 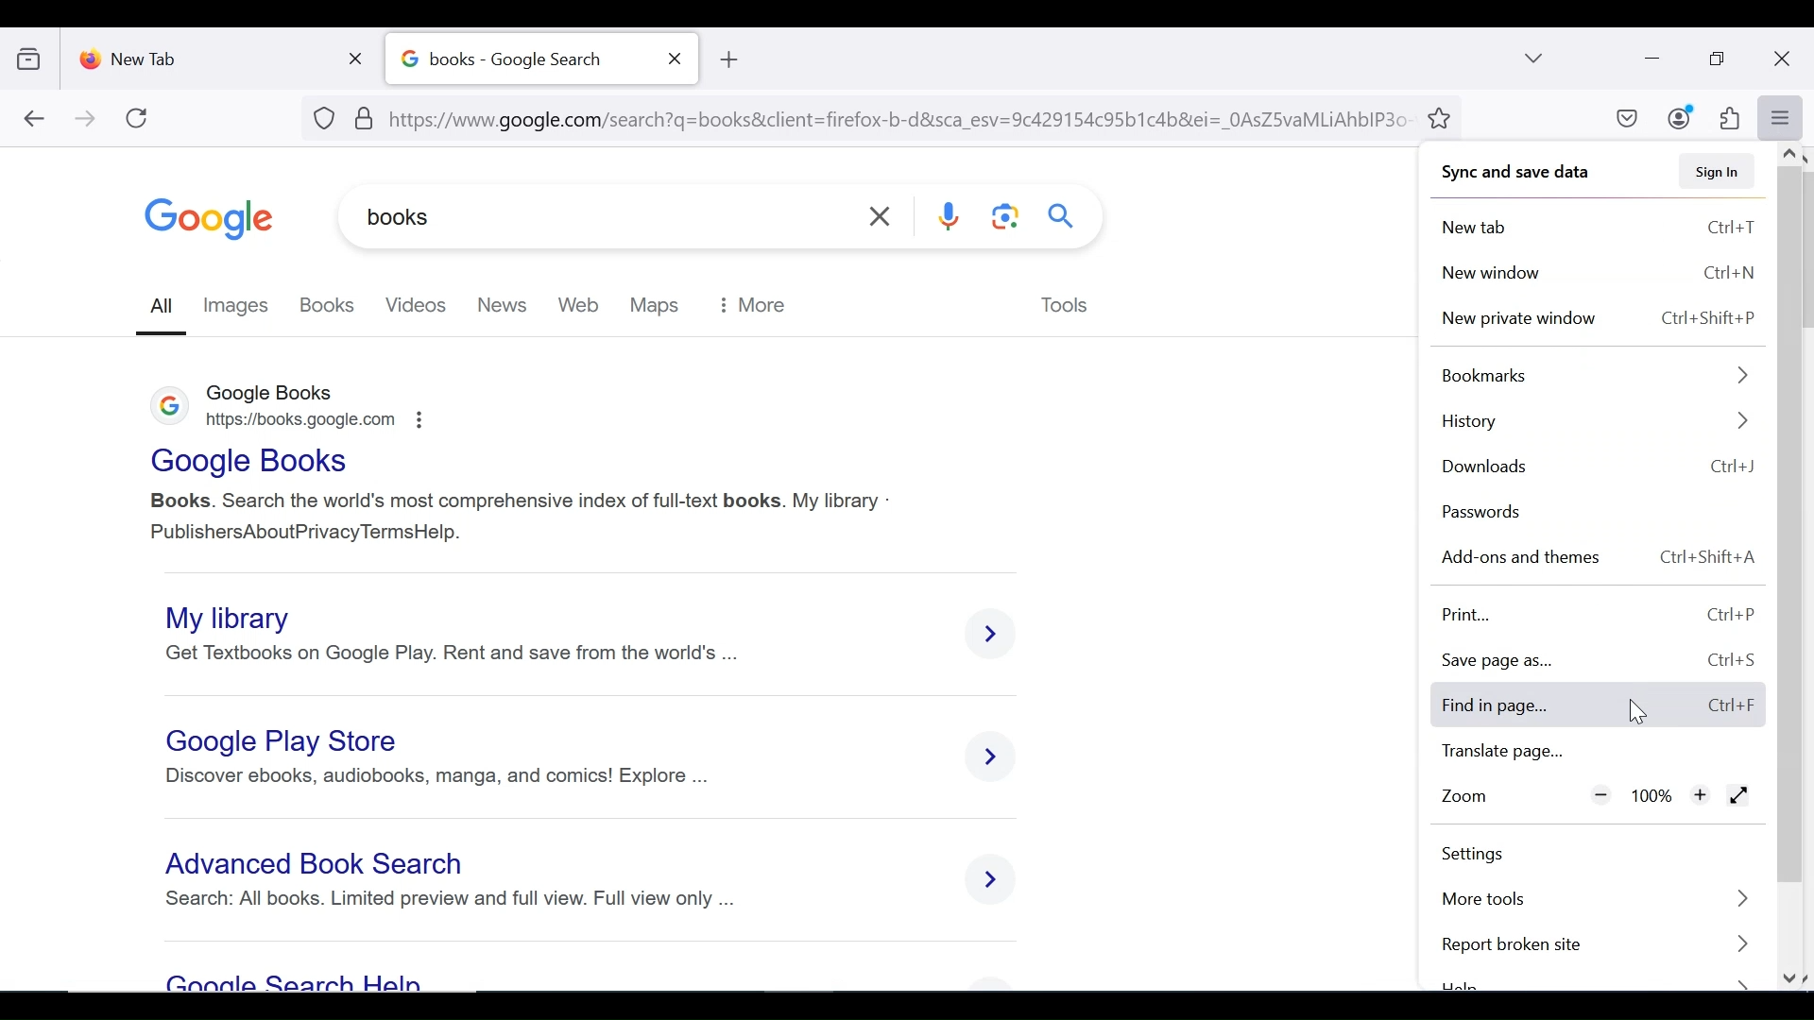 What do you see at coordinates (864, 116) in the screenshot?
I see `url` at bounding box center [864, 116].